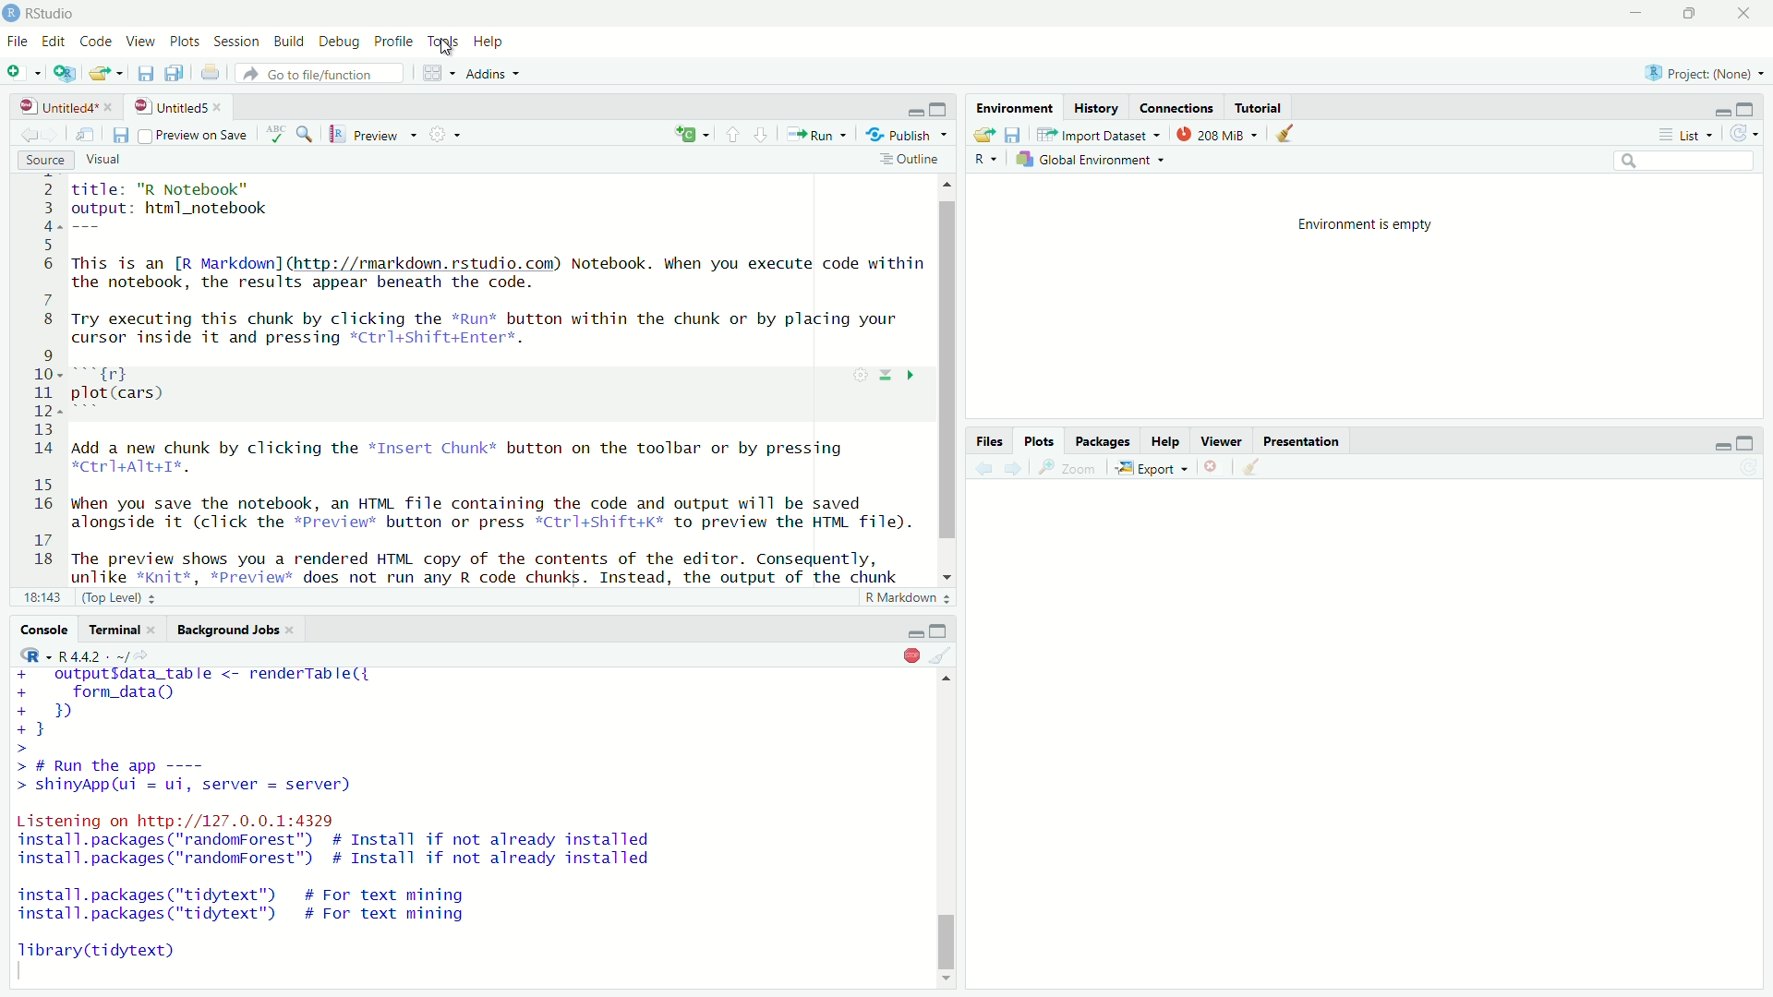 This screenshot has width=1773, height=997. I want to click on maximize, so click(1750, 108).